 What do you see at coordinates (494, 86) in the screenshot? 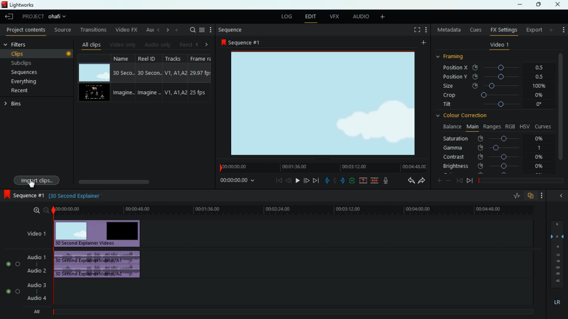
I see `size` at bounding box center [494, 86].